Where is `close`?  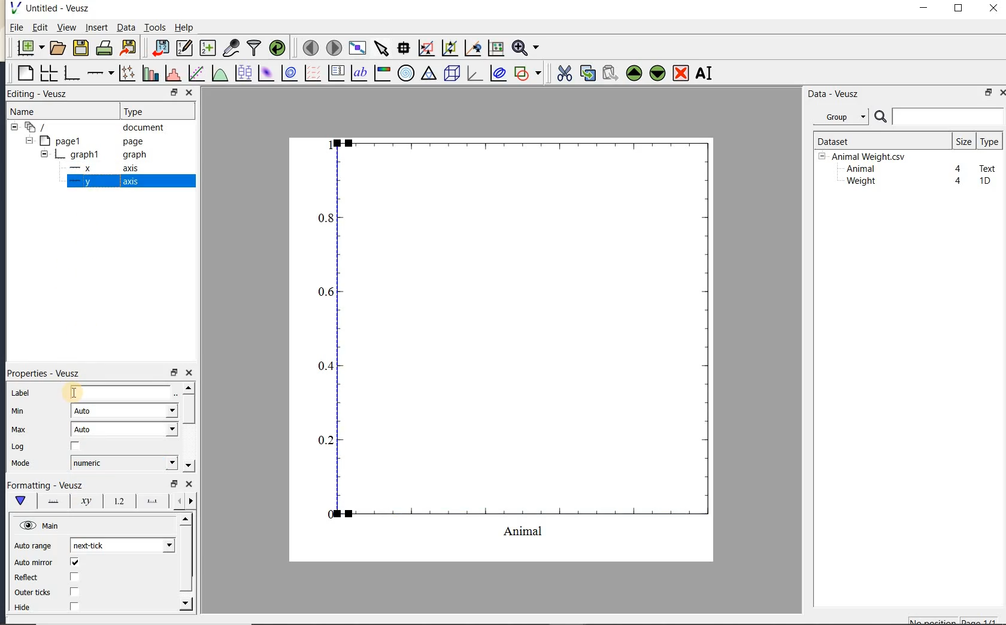 close is located at coordinates (189, 484).